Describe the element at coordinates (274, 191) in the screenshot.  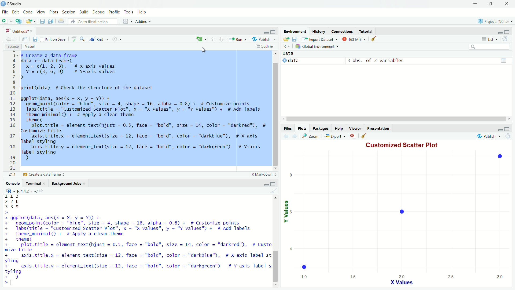
I see `Clear console` at that location.